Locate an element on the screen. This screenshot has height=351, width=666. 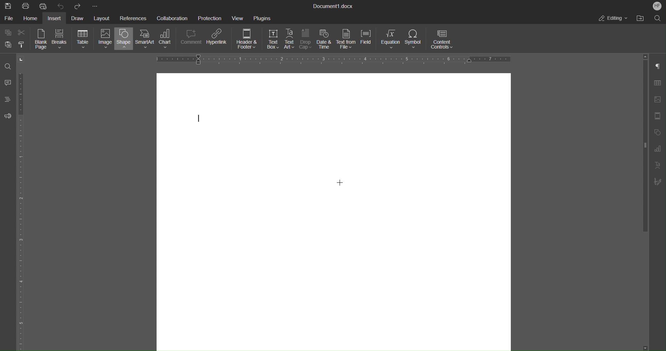
Symbol is located at coordinates (415, 40).